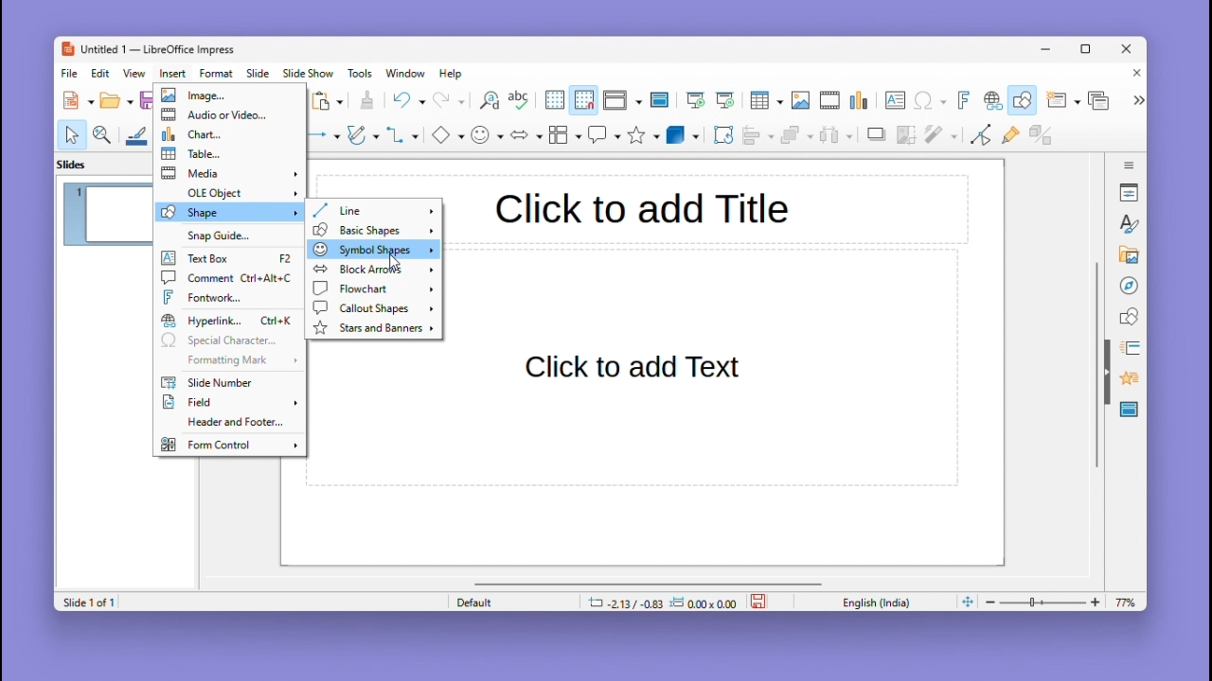 The height and width of the screenshot is (681, 1212). Describe the element at coordinates (1131, 223) in the screenshot. I see `Styles` at that location.